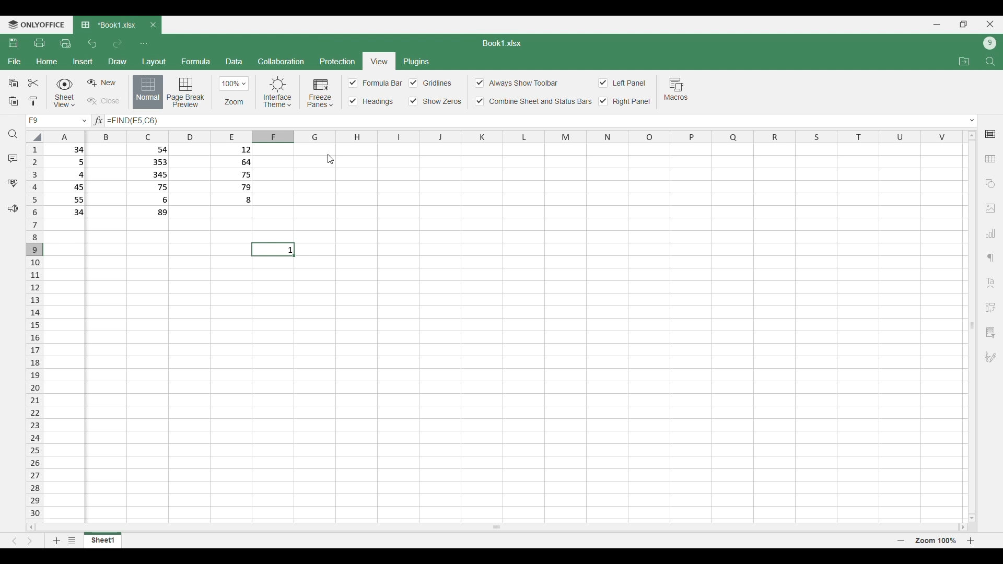 The image size is (1003, 564). Describe the element at coordinates (675, 91) in the screenshot. I see `Macros` at that location.